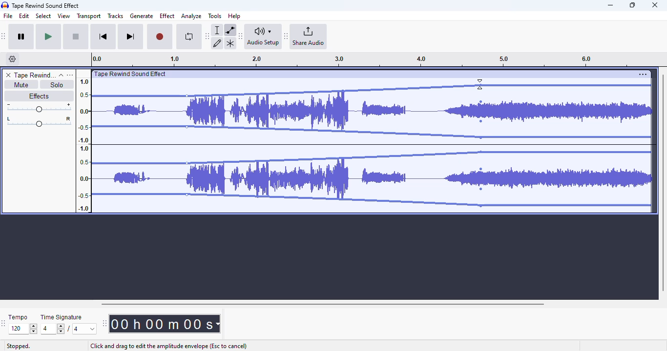 The image size is (667, 351). I want to click on Time measurement options, so click(217, 324).